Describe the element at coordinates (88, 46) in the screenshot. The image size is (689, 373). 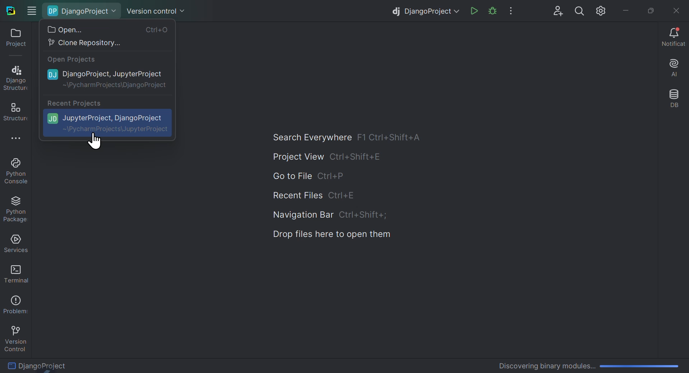
I see `Clone repository` at that location.